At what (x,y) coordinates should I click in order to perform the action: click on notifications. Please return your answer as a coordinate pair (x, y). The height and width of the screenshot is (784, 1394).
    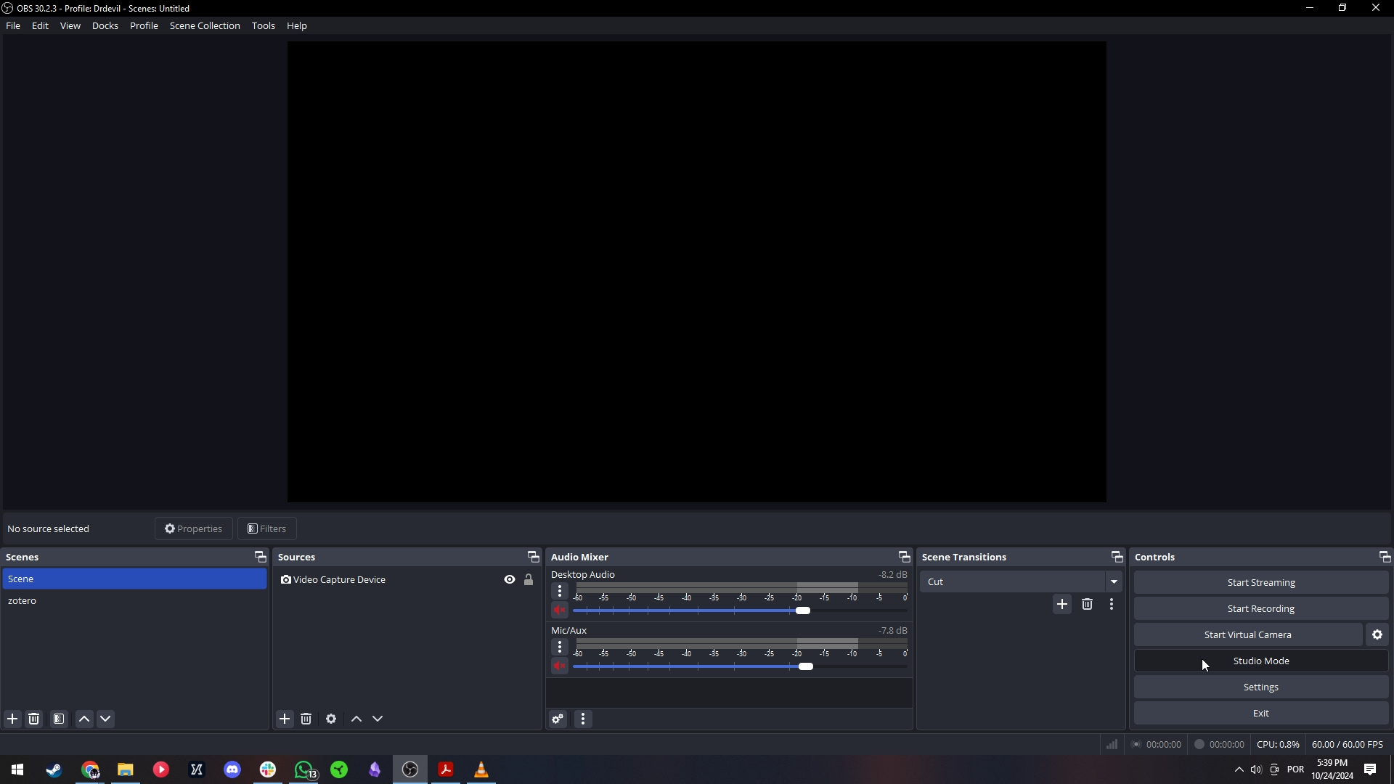
    Looking at the image, I should click on (1374, 770).